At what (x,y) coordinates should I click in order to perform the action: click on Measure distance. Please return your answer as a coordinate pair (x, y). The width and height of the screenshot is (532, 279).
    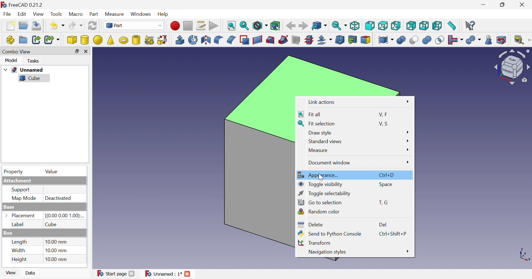
    Looking at the image, I should click on (452, 27).